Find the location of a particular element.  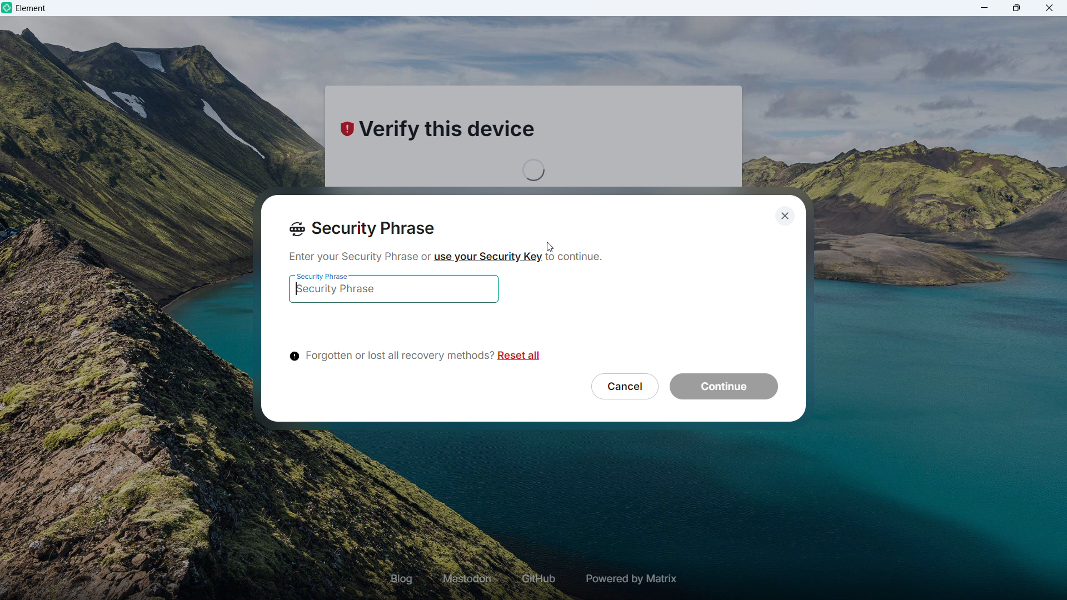

Mastodon  is located at coordinates (468, 579).